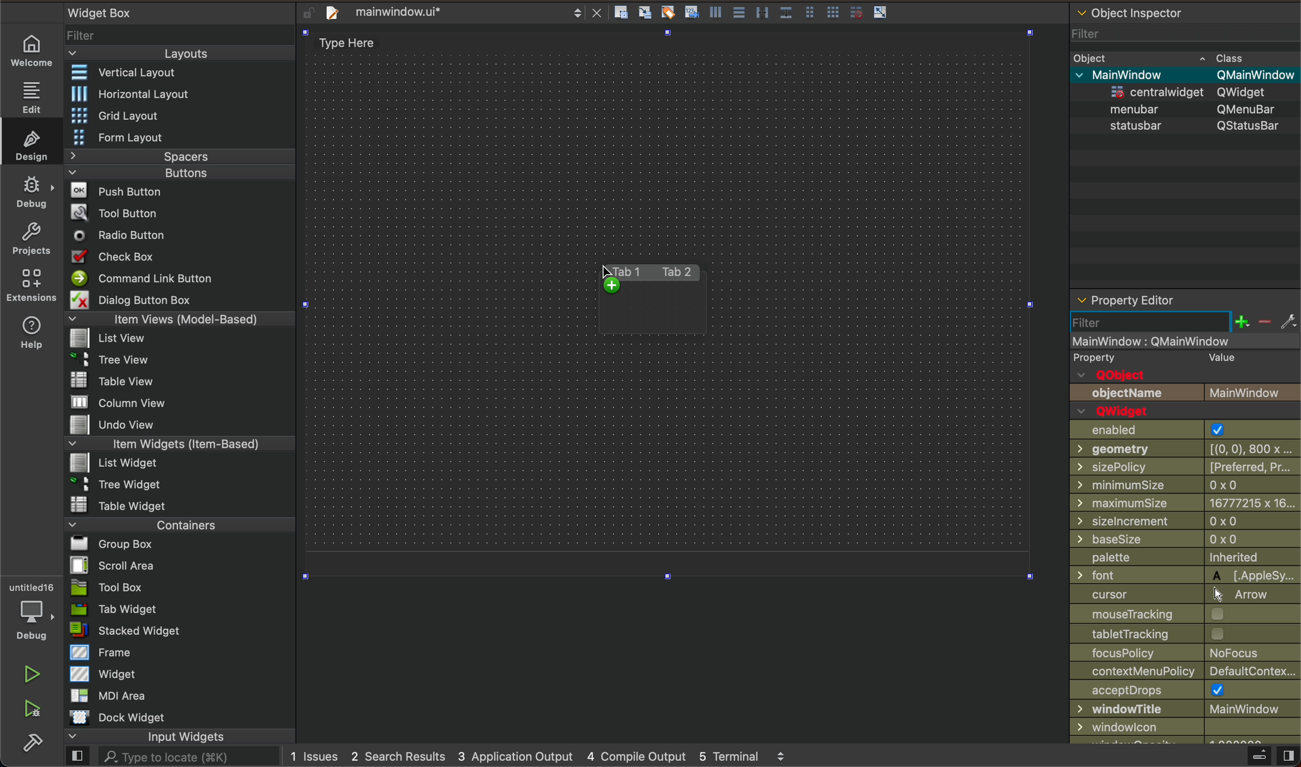  I want to click on input widgets, so click(182, 738).